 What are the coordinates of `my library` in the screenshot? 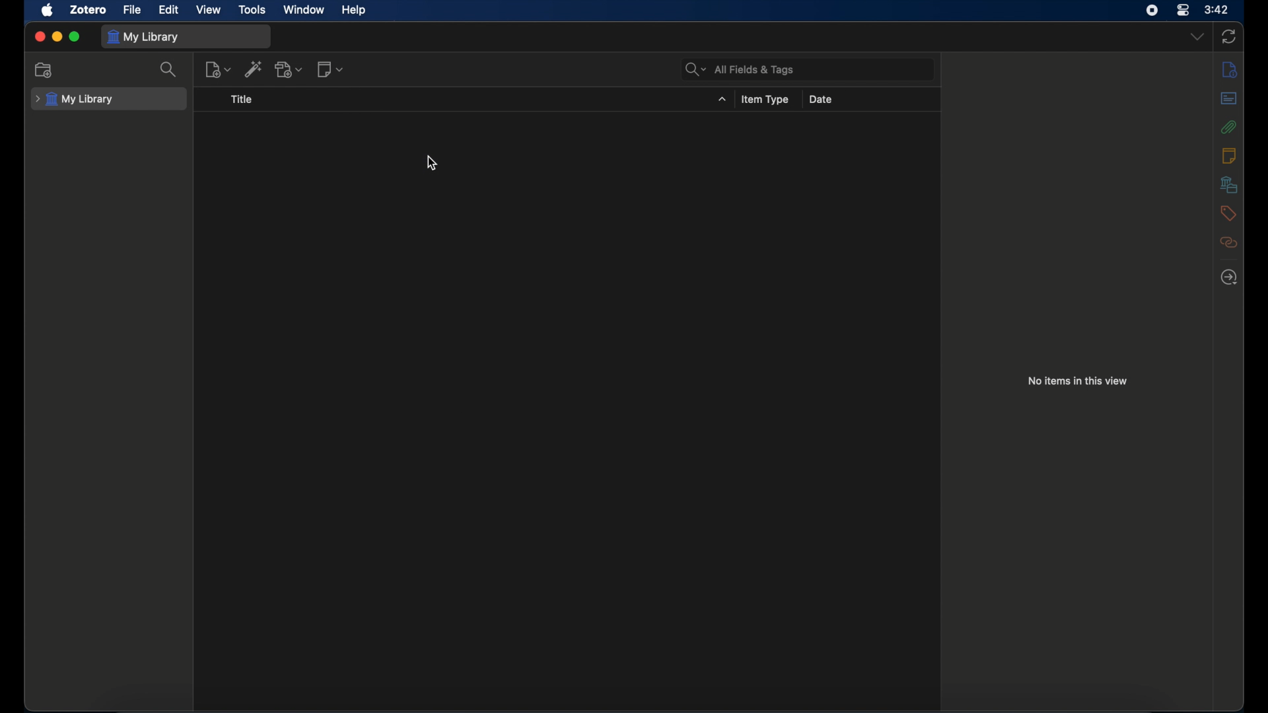 It's located at (144, 38).